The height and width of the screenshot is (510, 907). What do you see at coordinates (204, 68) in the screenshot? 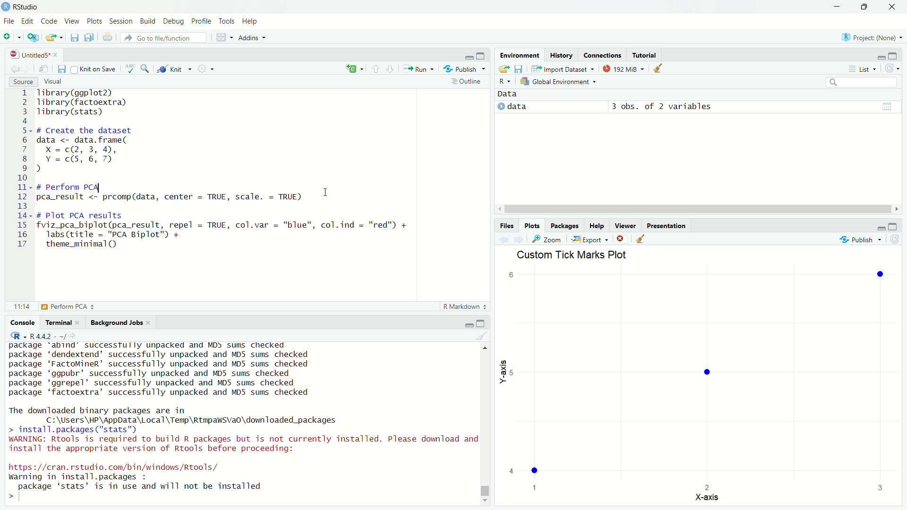
I see `settings` at bounding box center [204, 68].